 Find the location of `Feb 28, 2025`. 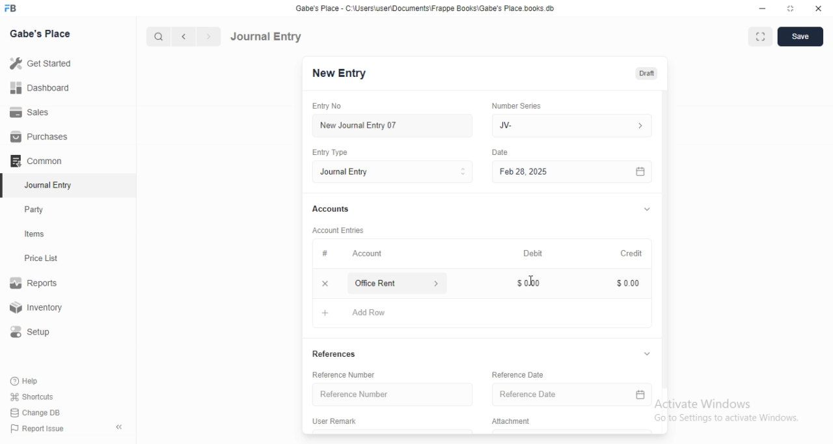

Feb 28, 2025 is located at coordinates (573, 173).